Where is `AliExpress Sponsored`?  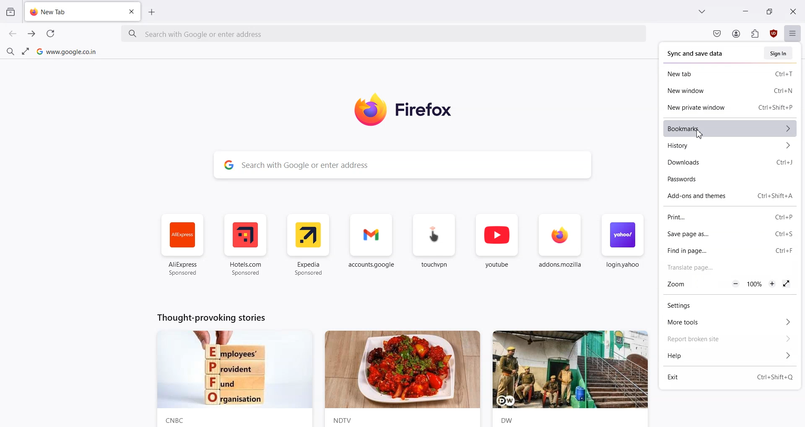
AliExpress Sponsored is located at coordinates (183, 245).